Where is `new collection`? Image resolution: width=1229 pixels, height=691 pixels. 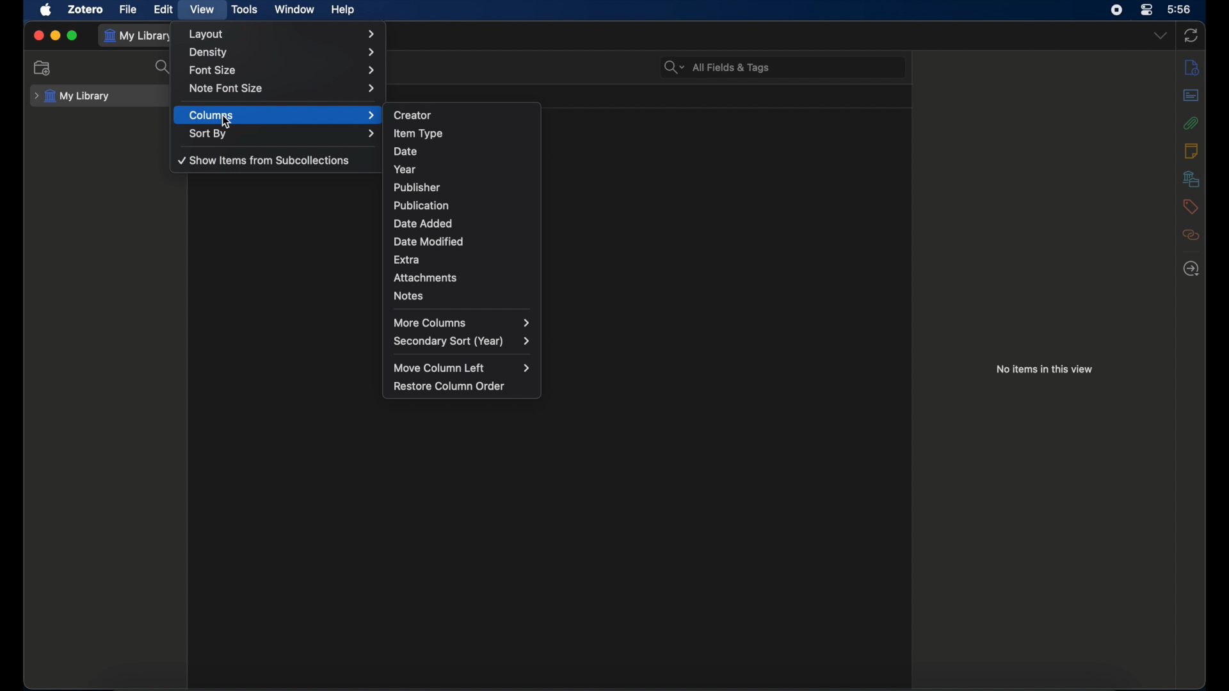
new collection is located at coordinates (43, 68).